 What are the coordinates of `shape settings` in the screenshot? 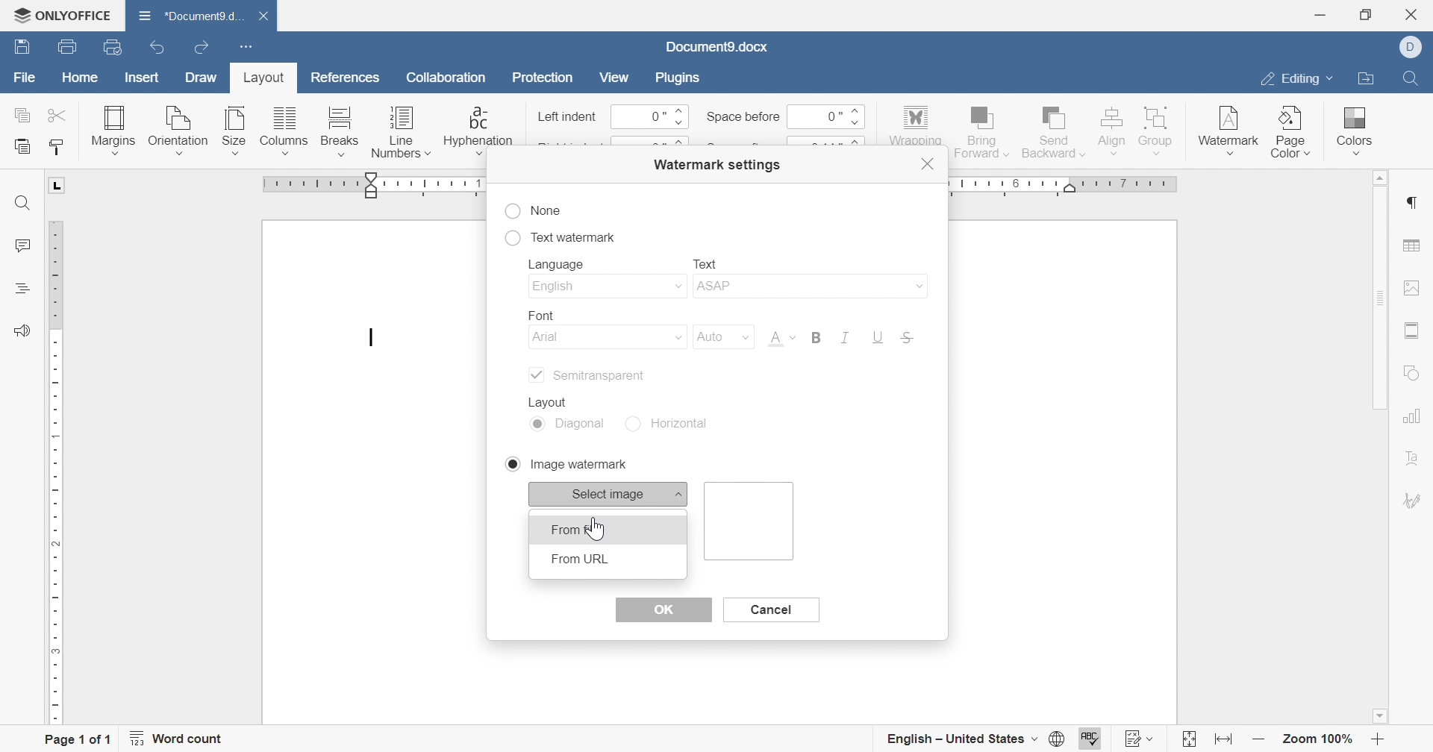 It's located at (1413, 375).